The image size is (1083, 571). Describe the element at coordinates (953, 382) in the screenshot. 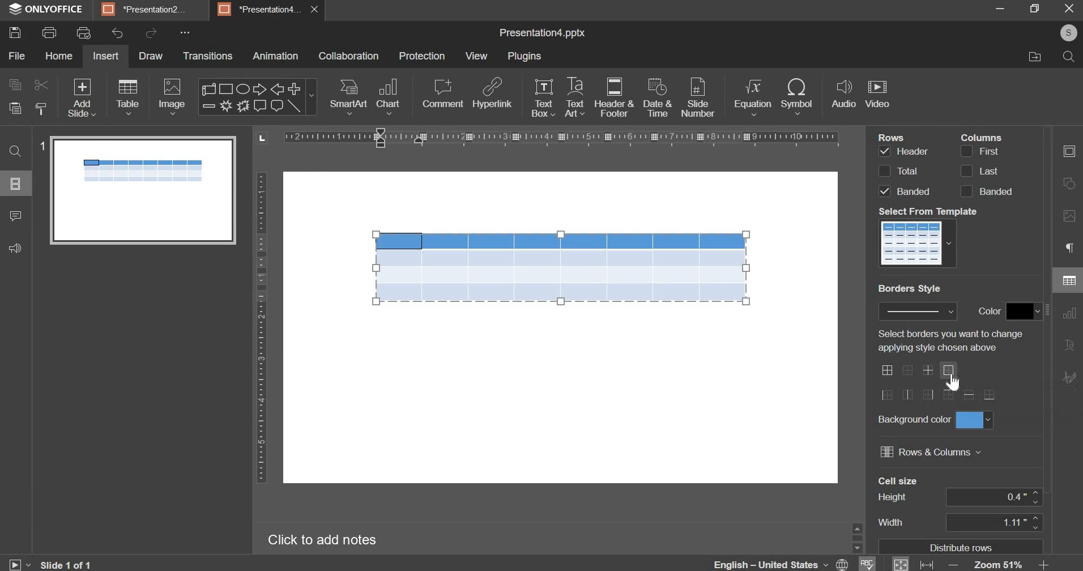

I see `Cursor` at that location.